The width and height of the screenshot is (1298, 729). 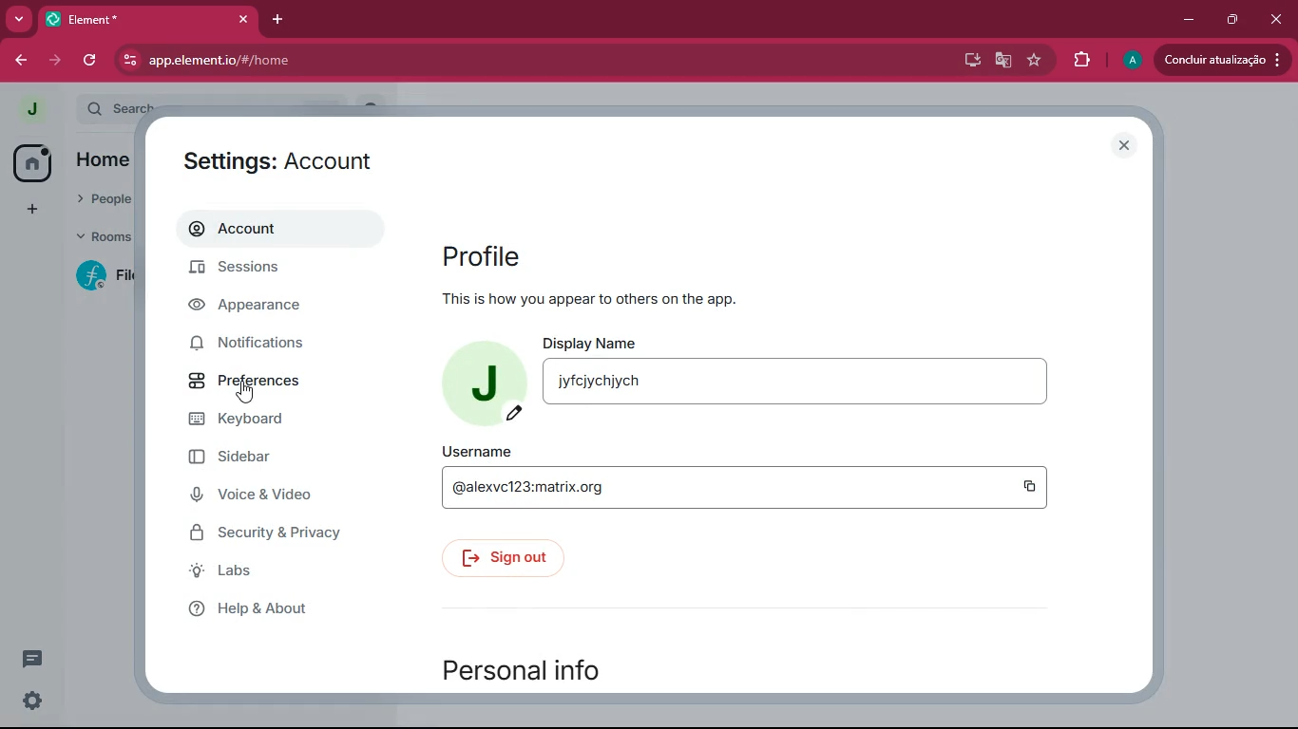 I want to click on minimize, so click(x=1187, y=18).